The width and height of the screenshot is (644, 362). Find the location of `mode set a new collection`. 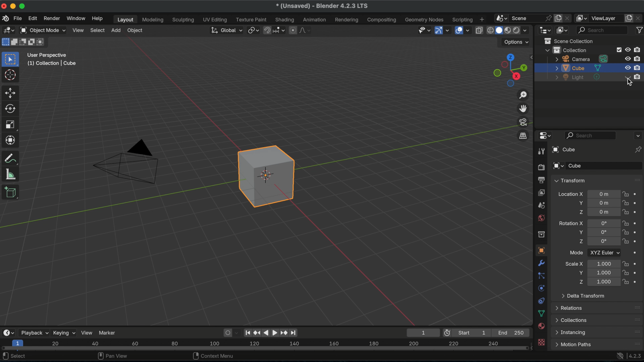

mode set a new collection is located at coordinates (5, 42).